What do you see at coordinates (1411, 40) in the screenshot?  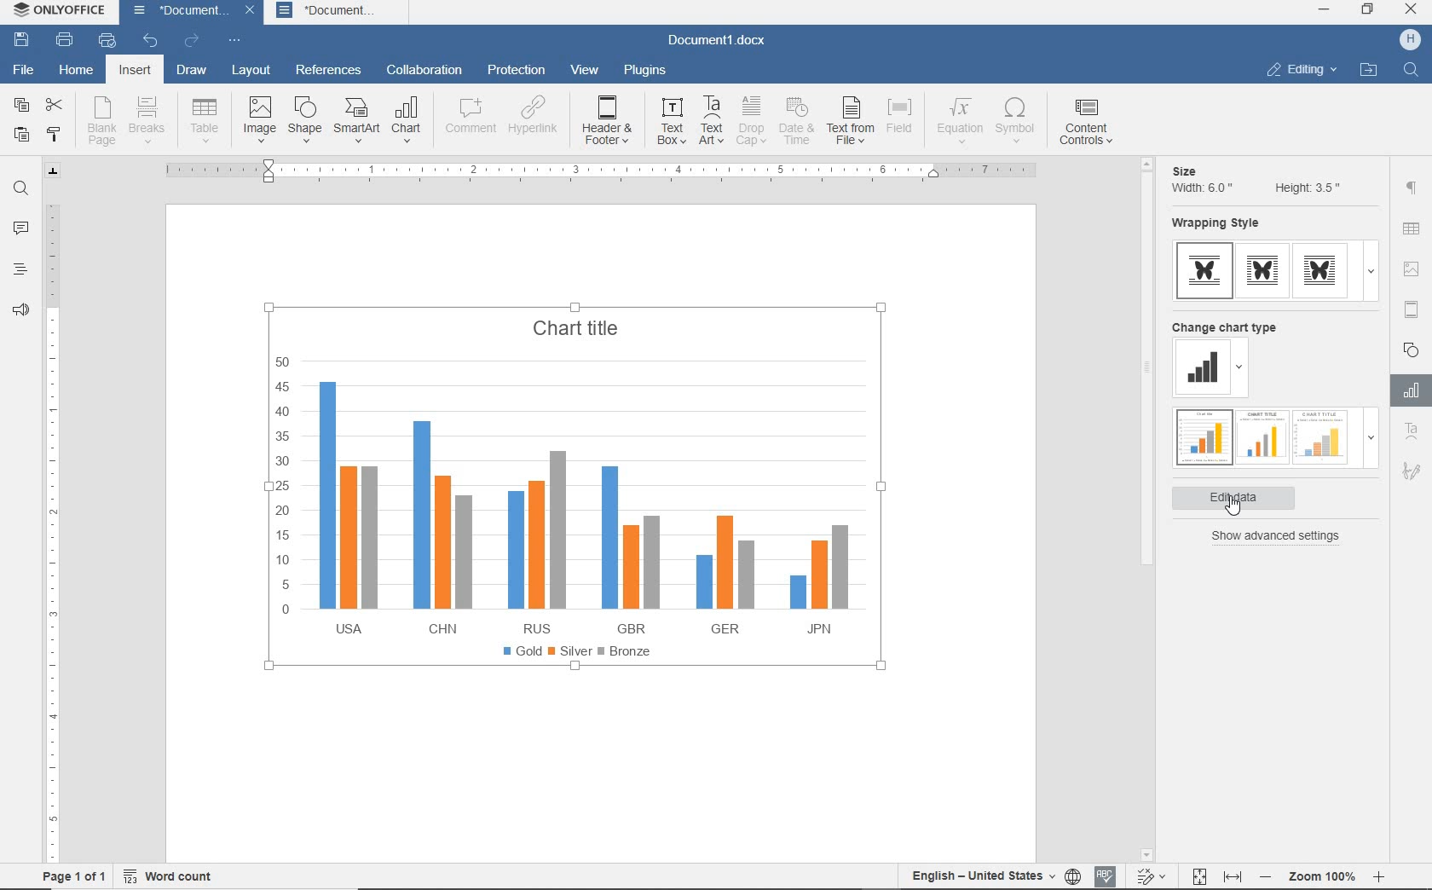 I see `hp` at bounding box center [1411, 40].